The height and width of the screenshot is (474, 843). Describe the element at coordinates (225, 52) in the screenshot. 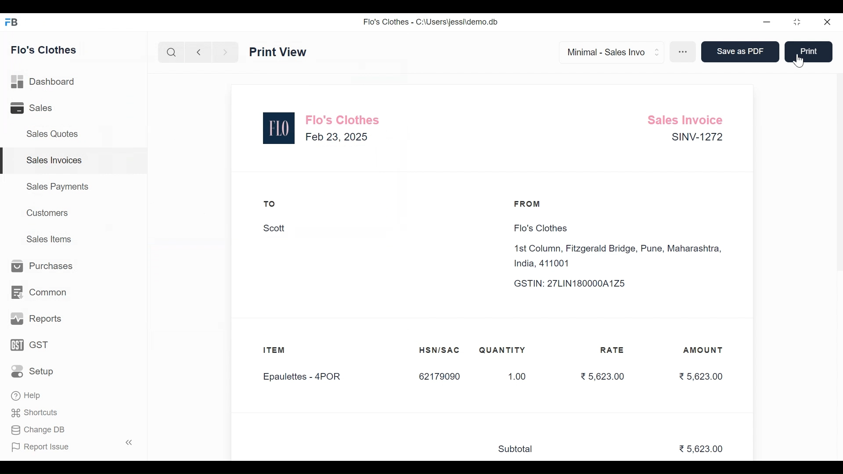

I see `Navigate Forward` at that location.